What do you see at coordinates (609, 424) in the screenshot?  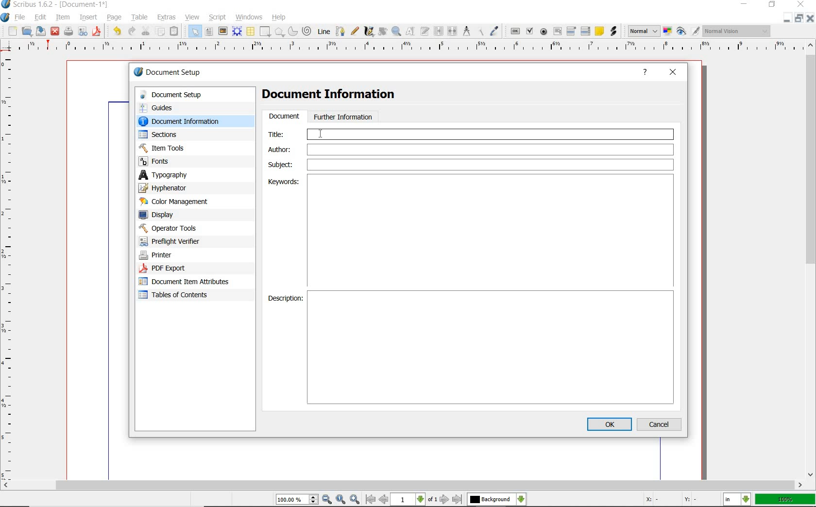 I see `ok` at bounding box center [609, 424].